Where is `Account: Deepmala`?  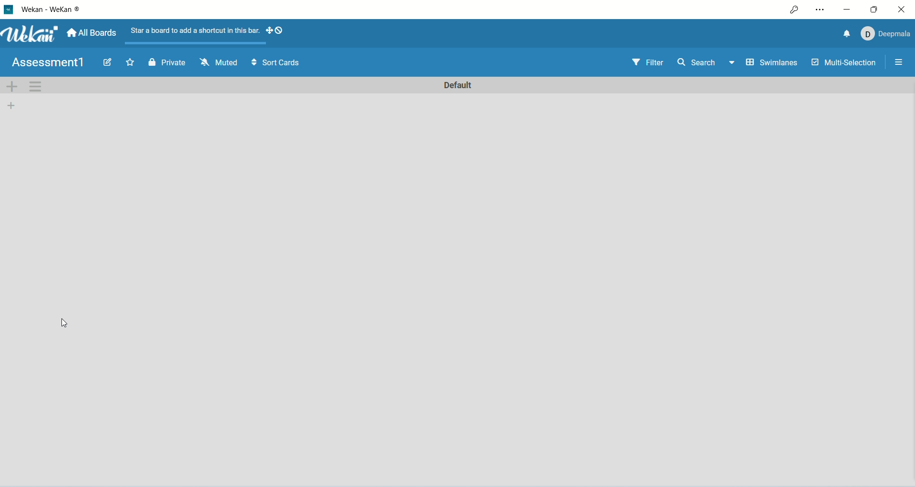
Account: Deepmala is located at coordinates (884, 34).